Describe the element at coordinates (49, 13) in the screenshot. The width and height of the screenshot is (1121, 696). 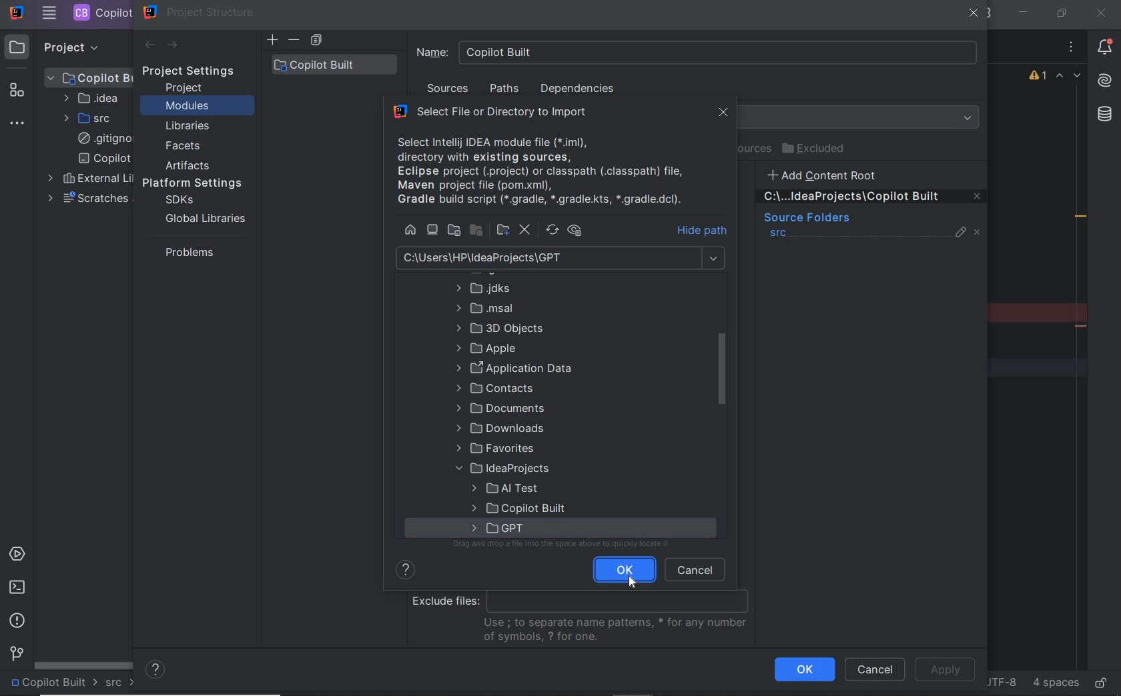
I see `MAIN MENU` at that location.